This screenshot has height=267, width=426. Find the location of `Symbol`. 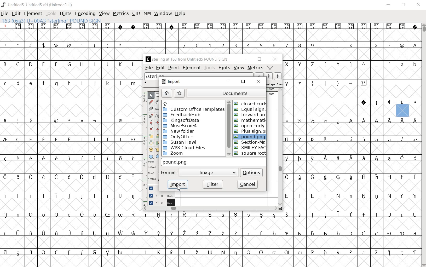

Symbol is located at coordinates (95, 121).